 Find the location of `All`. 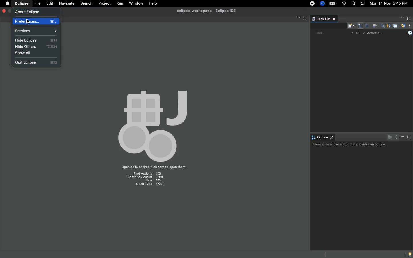

All is located at coordinates (356, 33).